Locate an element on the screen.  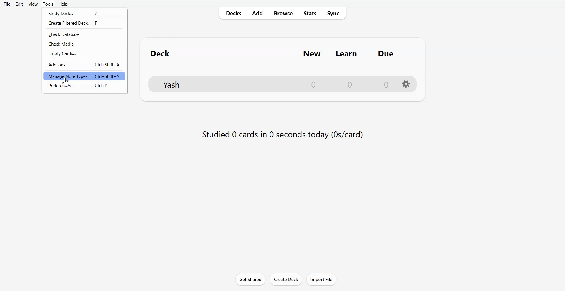
Study deck is located at coordinates (84, 13).